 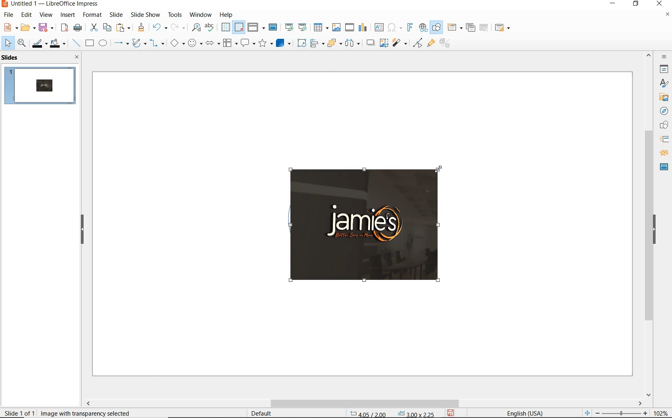 What do you see at coordinates (384, 42) in the screenshot?
I see `crop image` at bounding box center [384, 42].